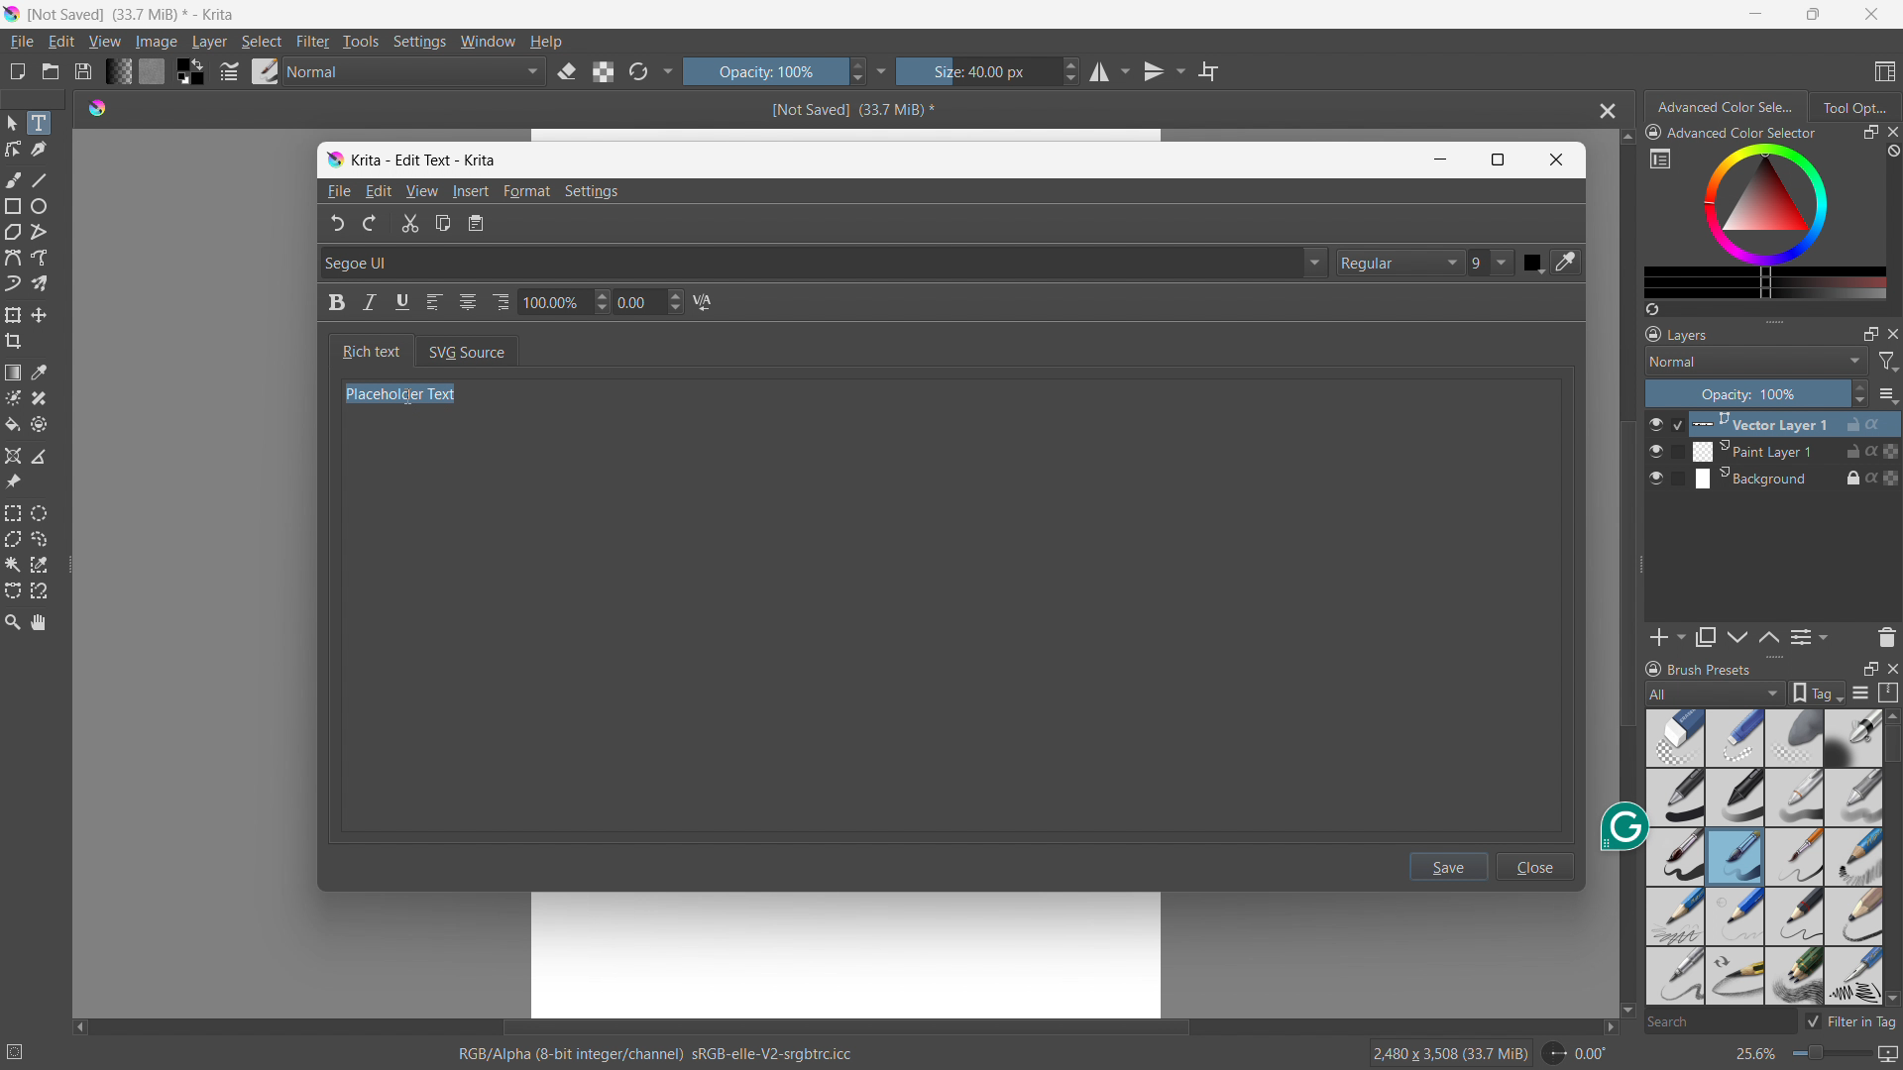  I want to click on crop the image to an area, so click(14, 341).